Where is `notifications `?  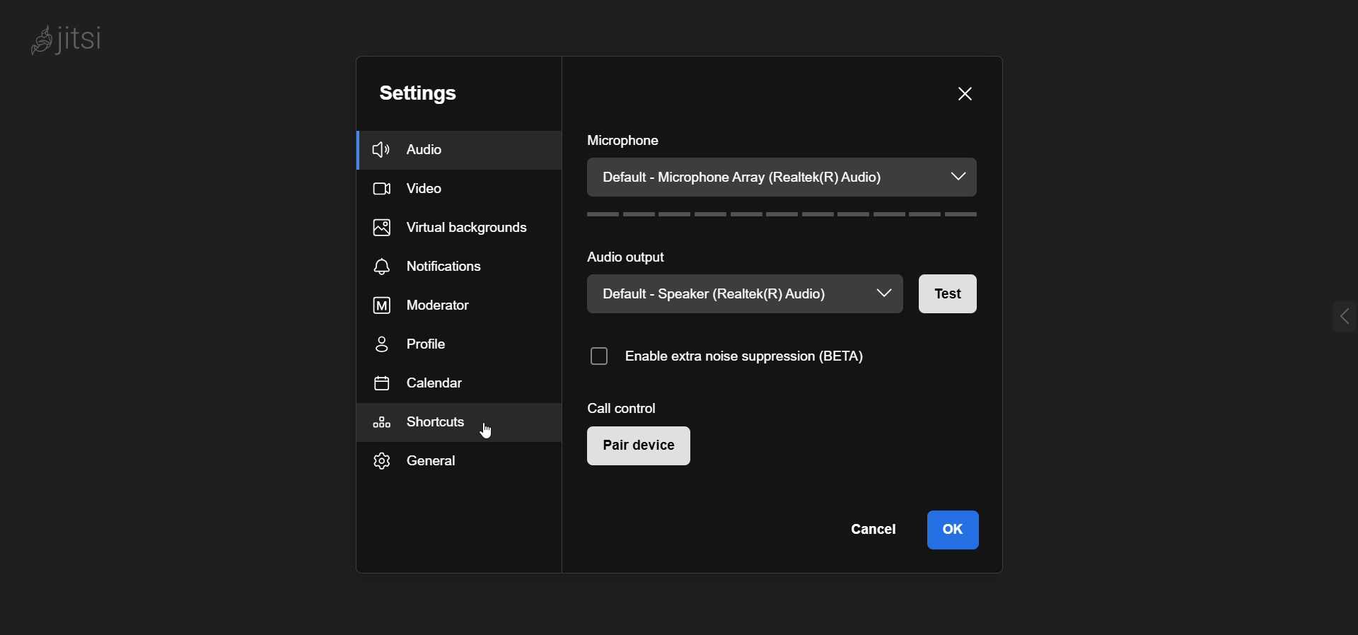 notifications  is located at coordinates (436, 267).